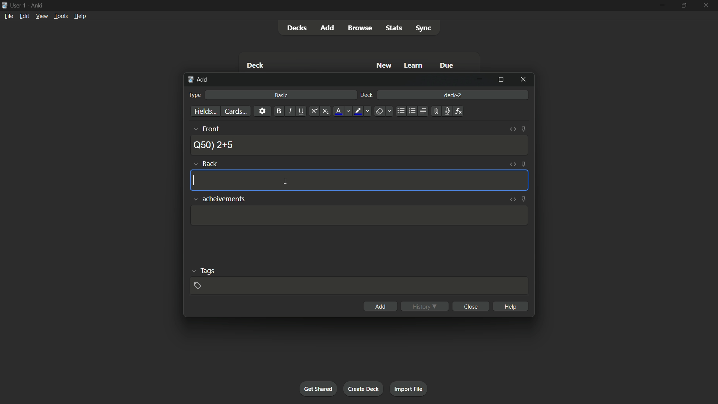 The width and height of the screenshot is (718, 404). Describe the element at coordinates (236, 111) in the screenshot. I see `cards` at that location.